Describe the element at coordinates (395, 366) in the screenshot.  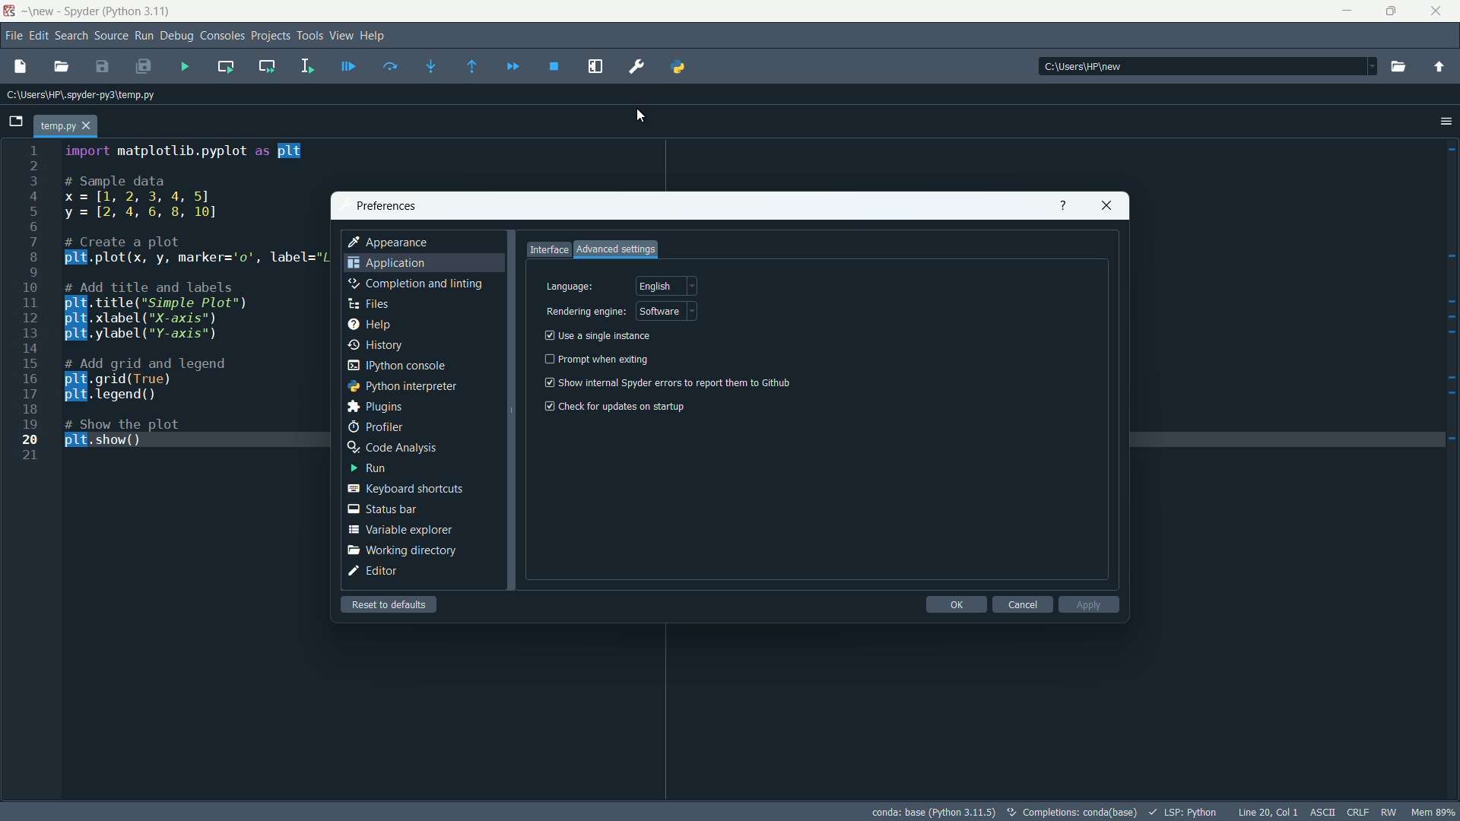
I see `ipython console` at that location.